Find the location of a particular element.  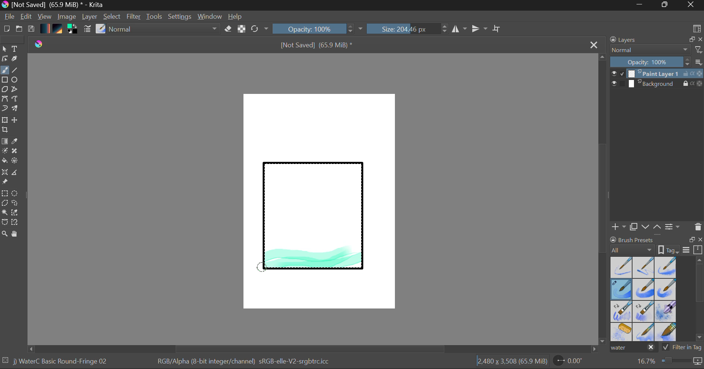

Polyline is located at coordinates (15, 90).